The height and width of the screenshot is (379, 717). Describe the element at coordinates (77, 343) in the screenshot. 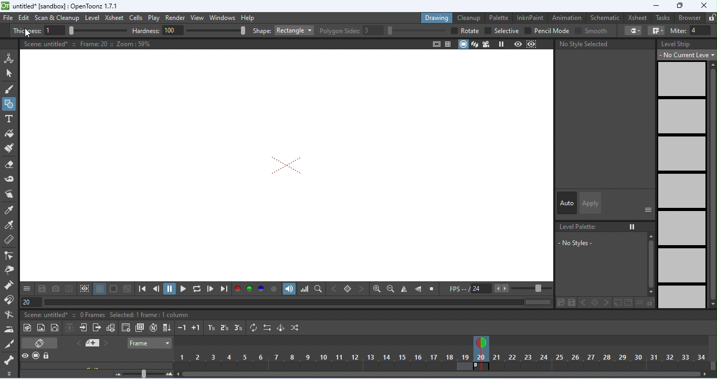

I see `previous` at that location.